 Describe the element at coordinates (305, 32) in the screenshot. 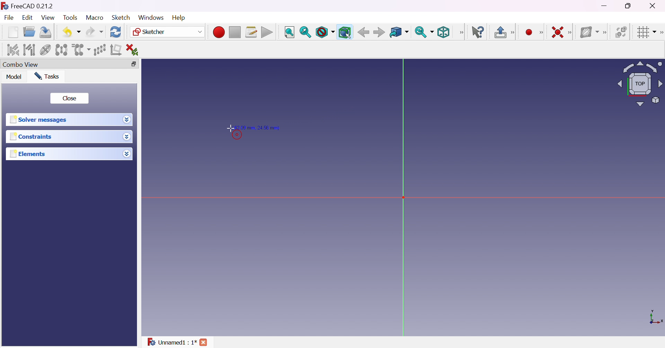

I see `Fit selection` at that location.